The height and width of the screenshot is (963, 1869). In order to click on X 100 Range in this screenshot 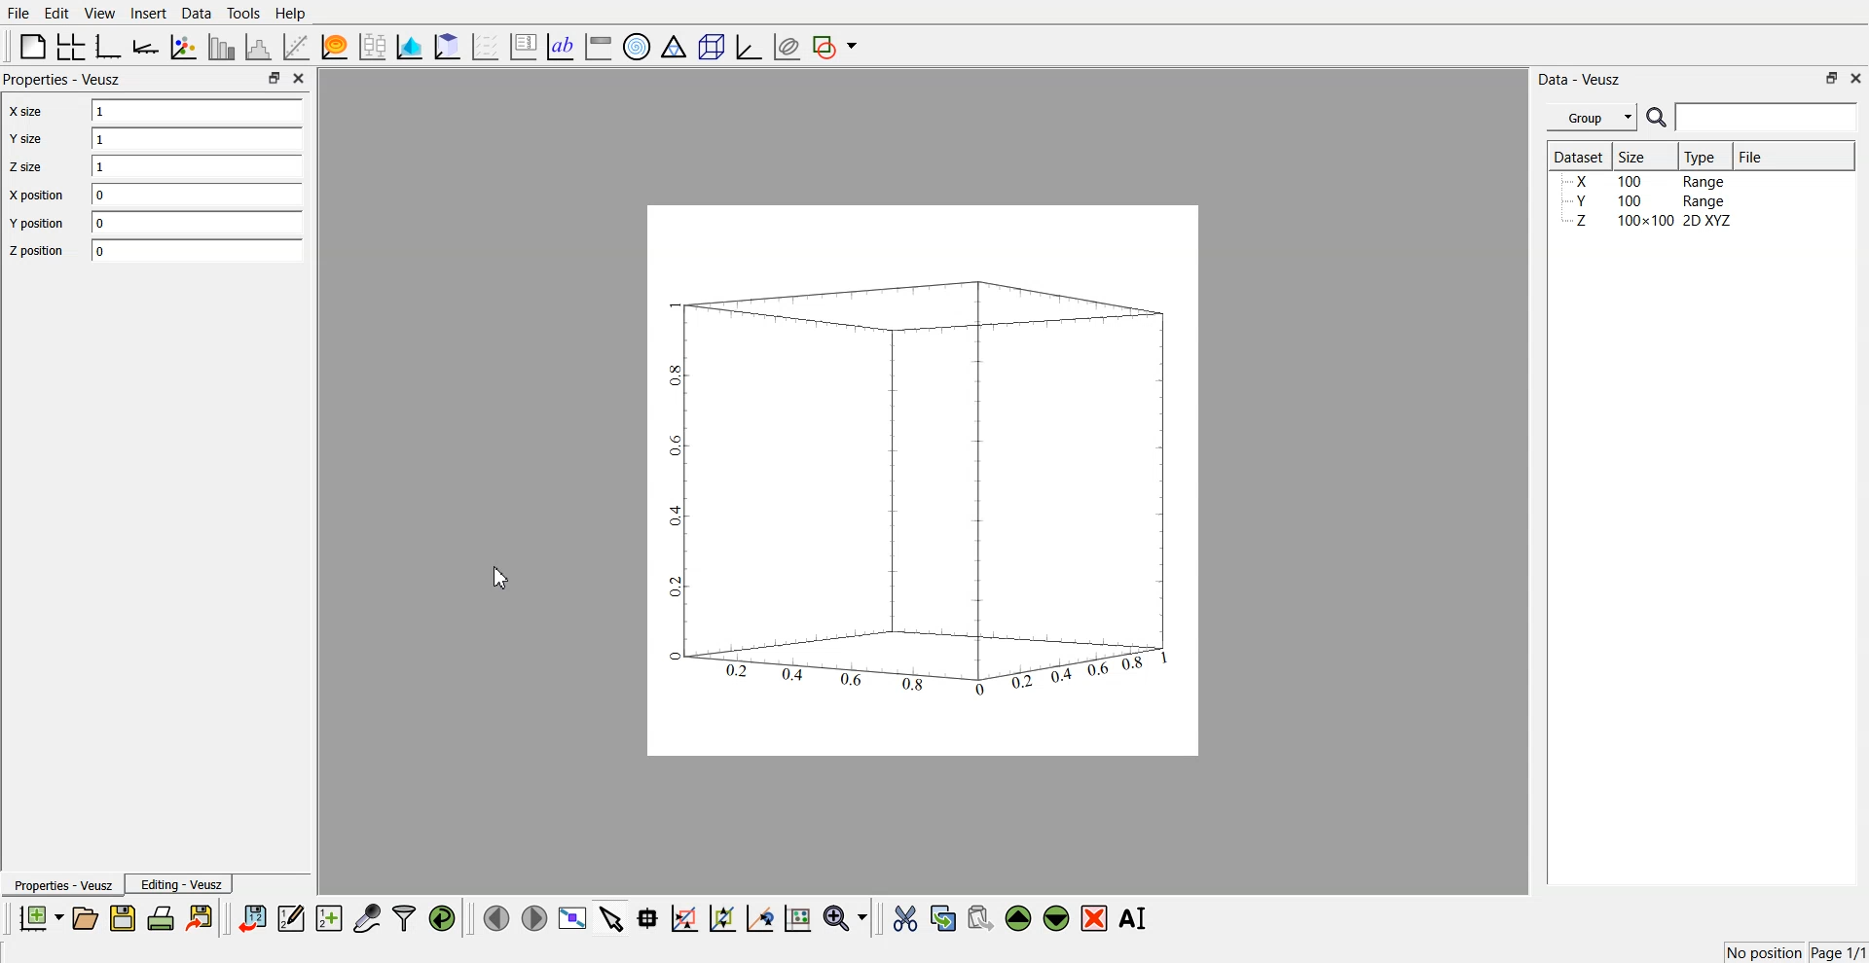, I will do `click(1648, 181)`.